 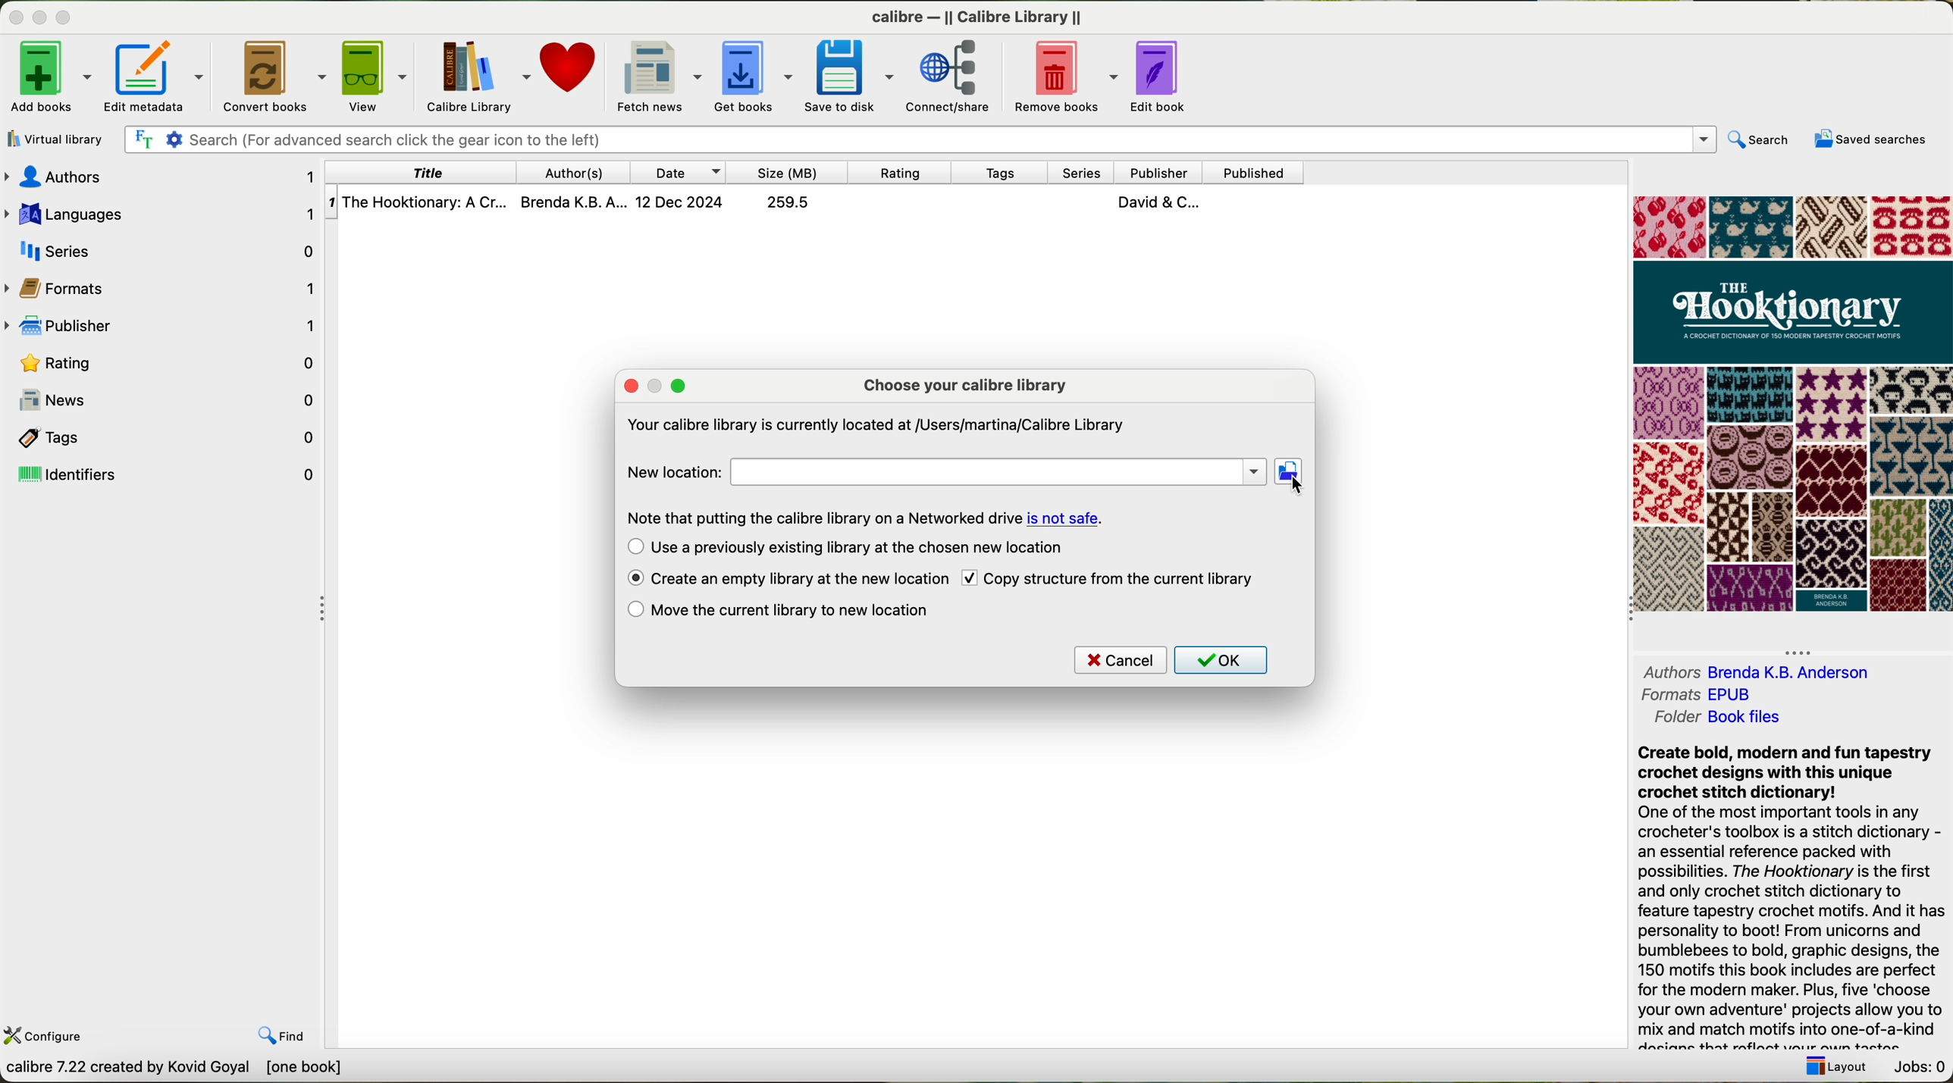 What do you see at coordinates (272, 74) in the screenshot?
I see `convert books` at bounding box center [272, 74].